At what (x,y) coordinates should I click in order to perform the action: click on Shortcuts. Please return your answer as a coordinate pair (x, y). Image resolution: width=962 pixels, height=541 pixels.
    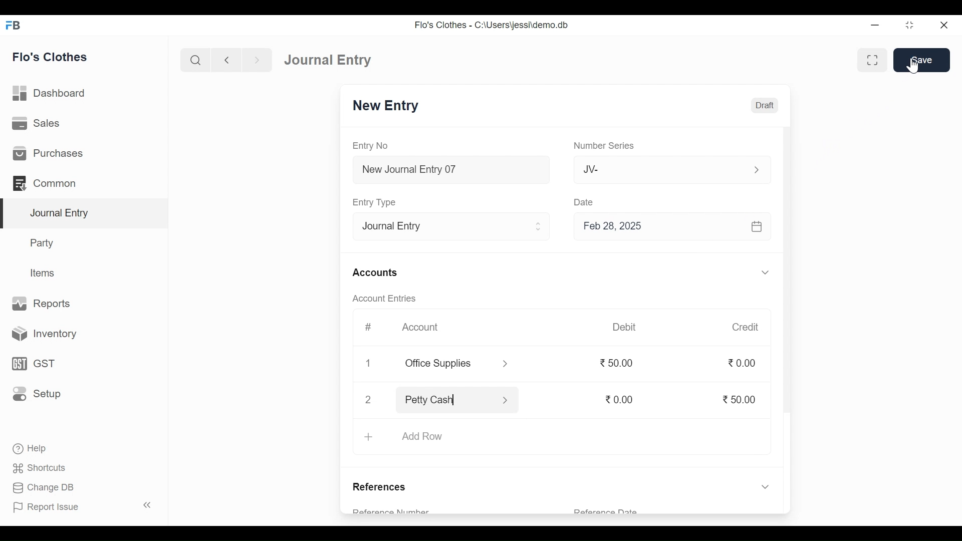
    Looking at the image, I should click on (45, 466).